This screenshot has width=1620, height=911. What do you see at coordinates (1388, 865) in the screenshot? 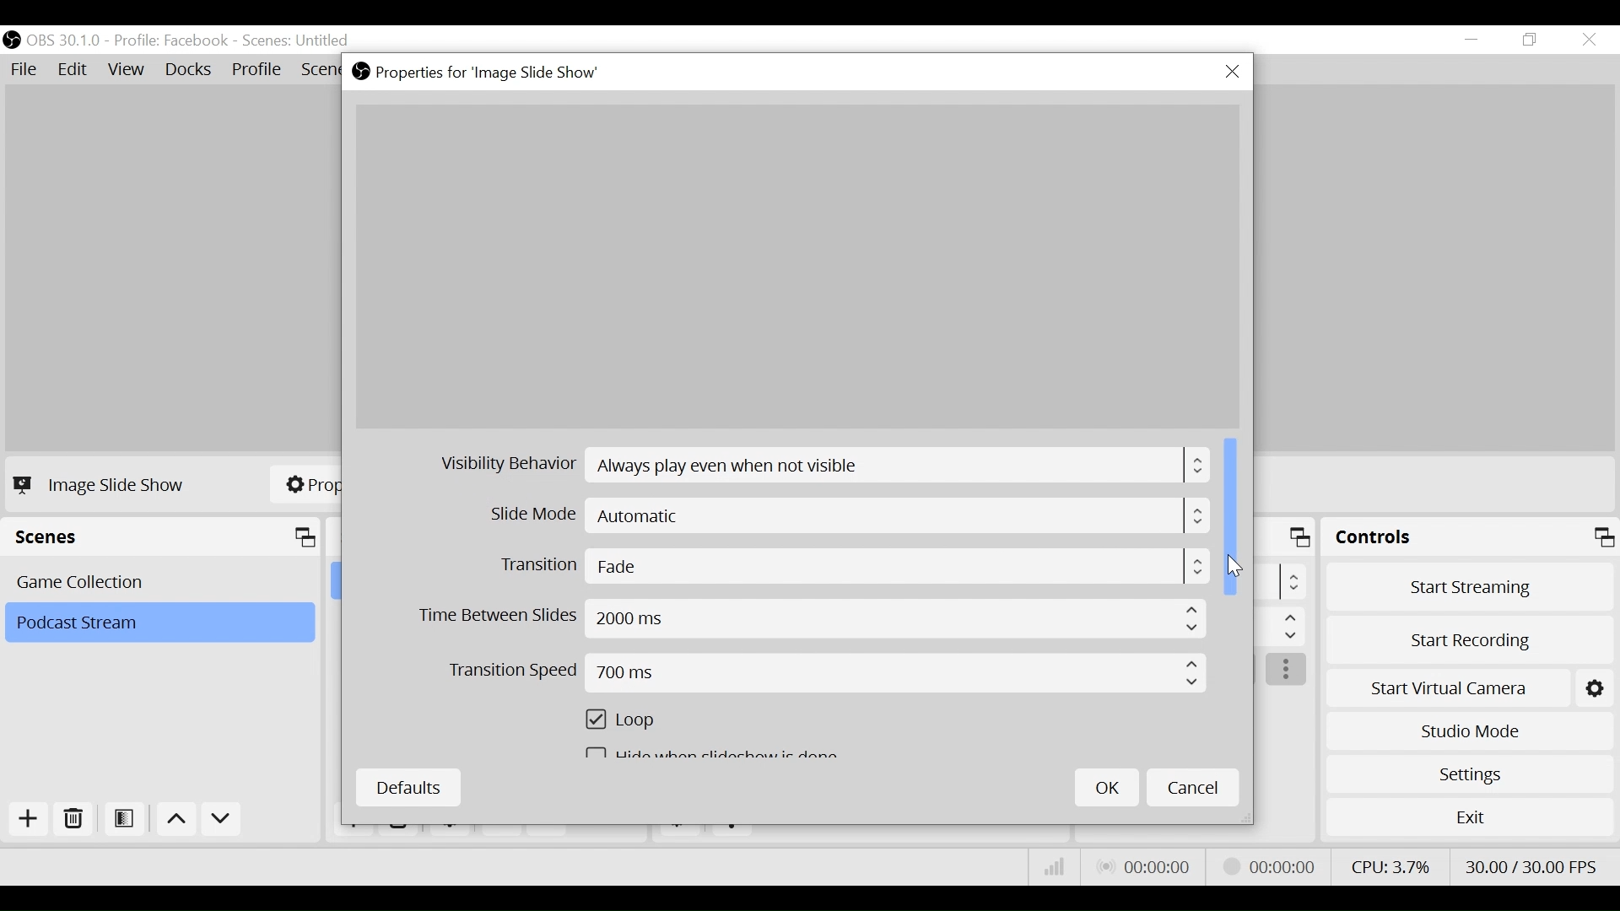
I see `CPU Usage` at bounding box center [1388, 865].